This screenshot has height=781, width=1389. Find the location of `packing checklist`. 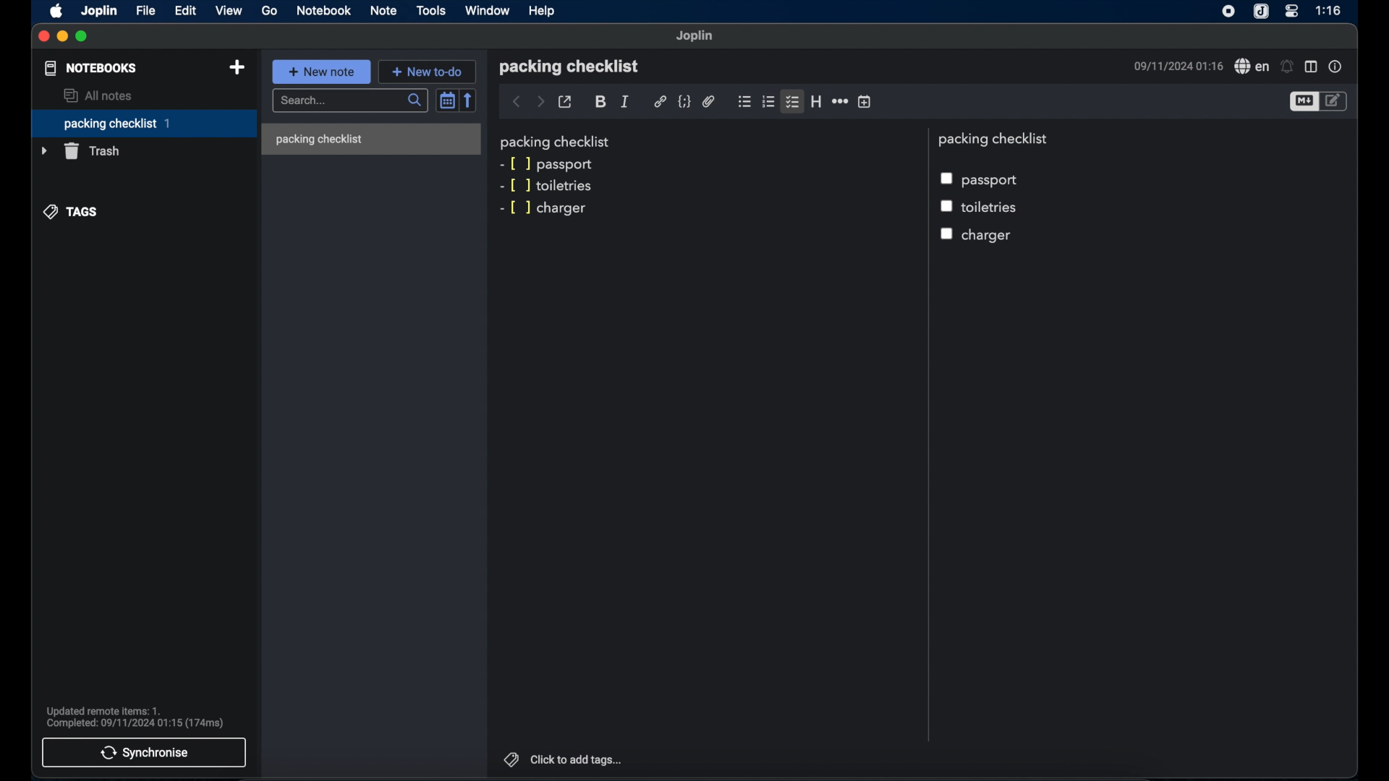

packing checklist is located at coordinates (318, 140).